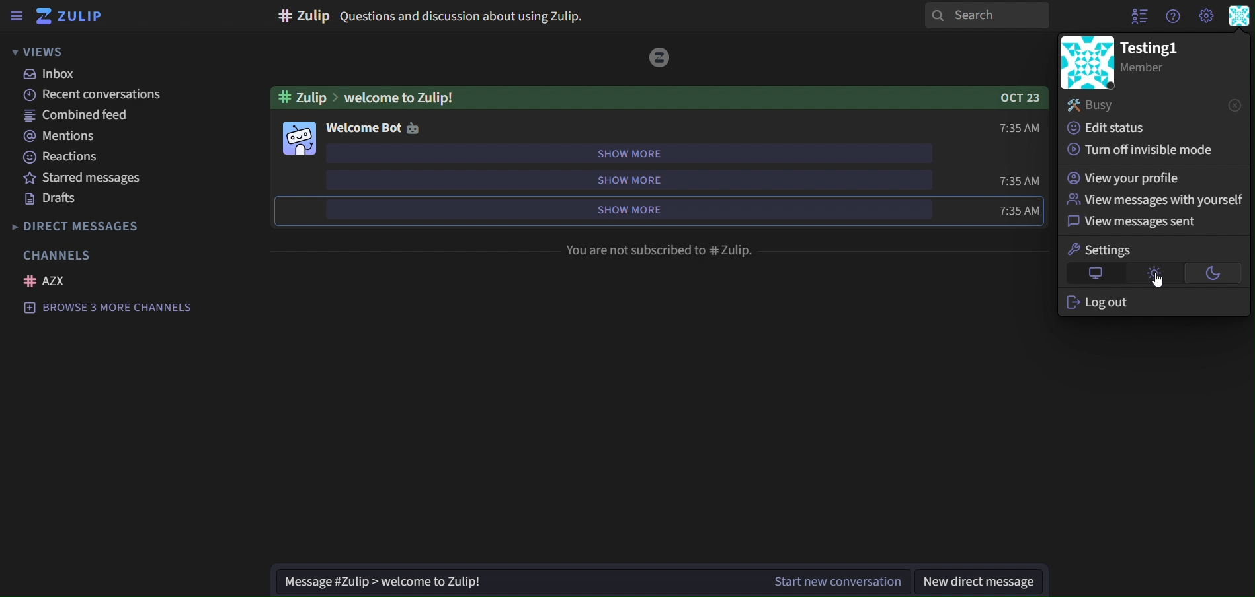 Image resolution: width=1255 pixels, height=597 pixels. Describe the element at coordinates (110, 309) in the screenshot. I see `browse 3 more channels` at that location.